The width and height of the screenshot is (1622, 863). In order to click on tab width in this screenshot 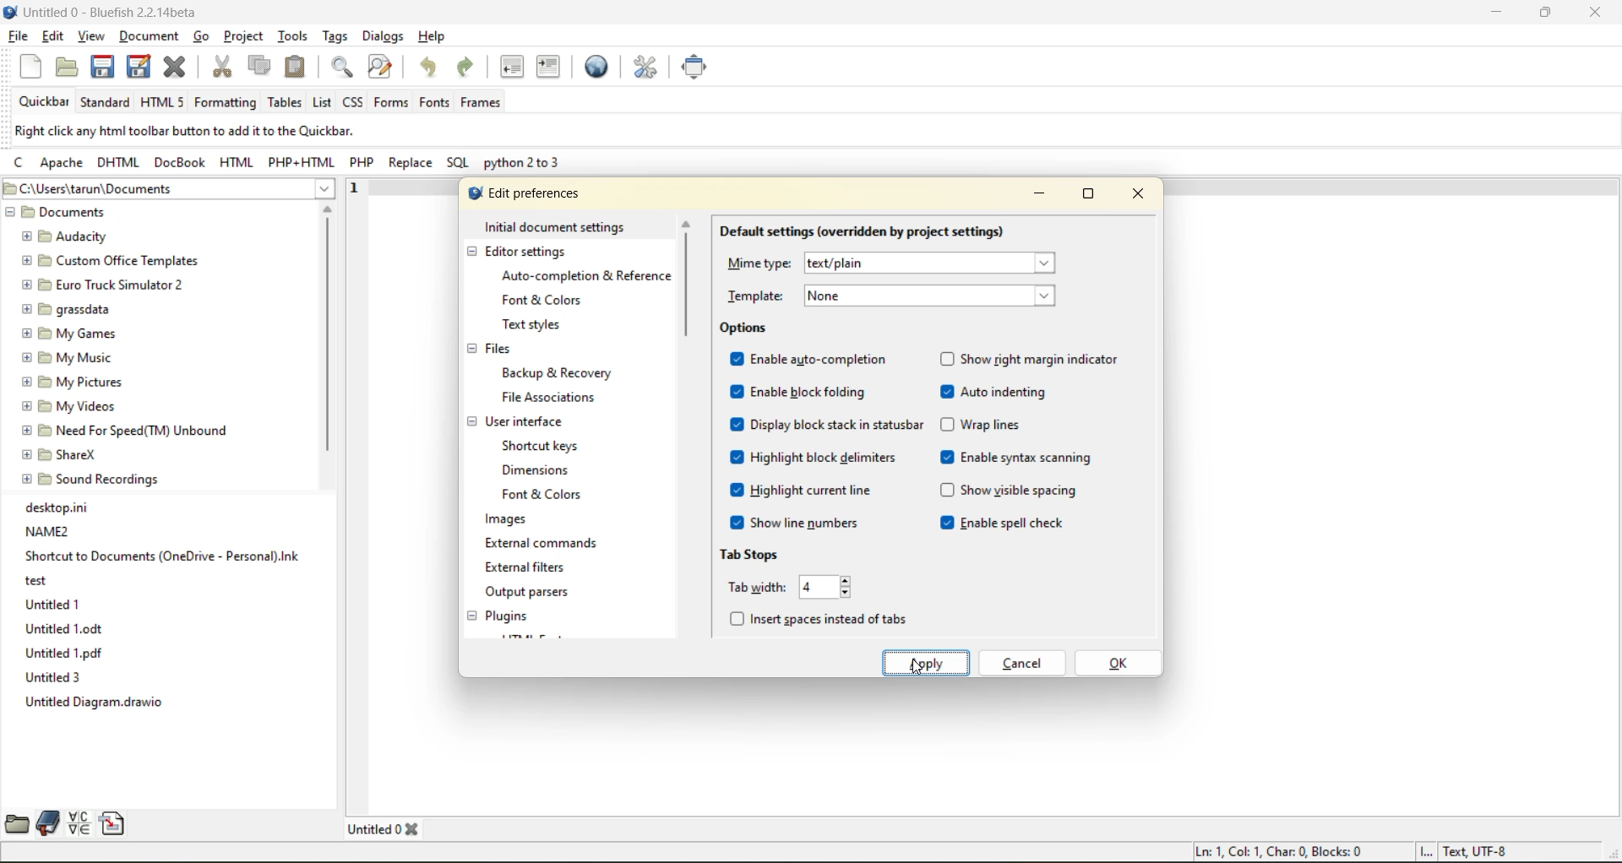, I will do `click(755, 586)`.